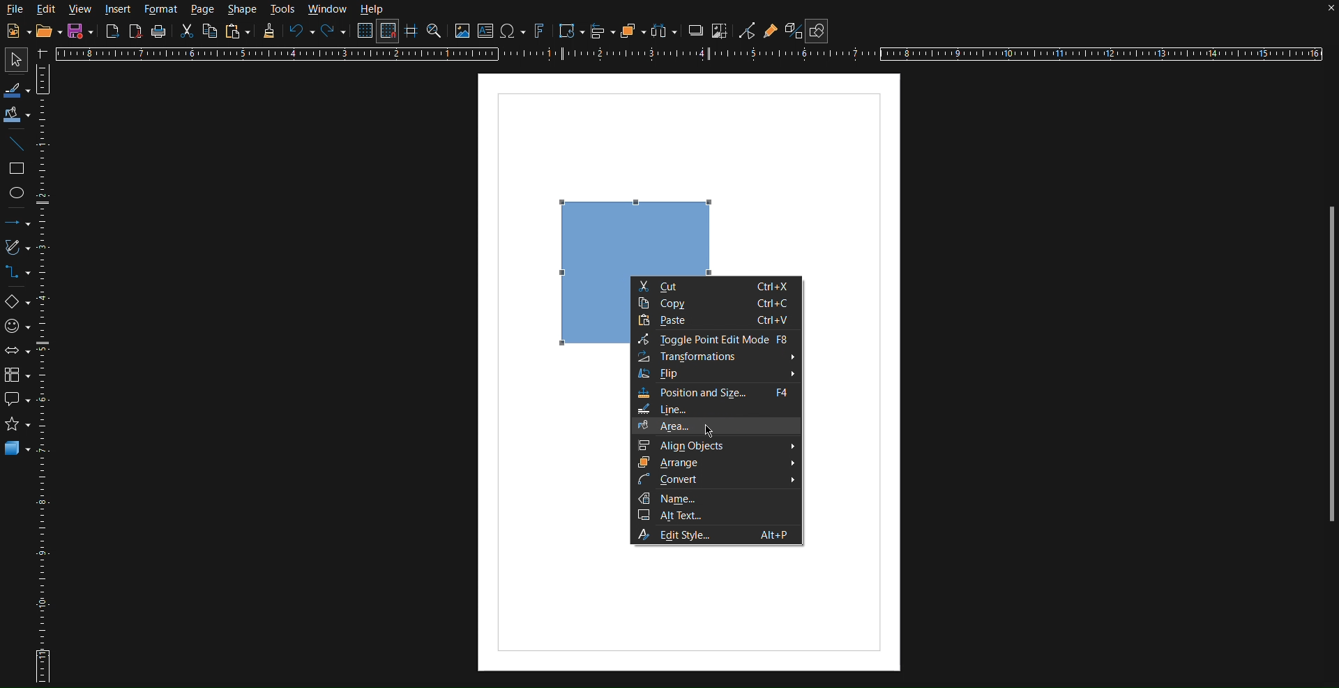 The width and height of the screenshot is (1339, 688). I want to click on Name, so click(716, 499).